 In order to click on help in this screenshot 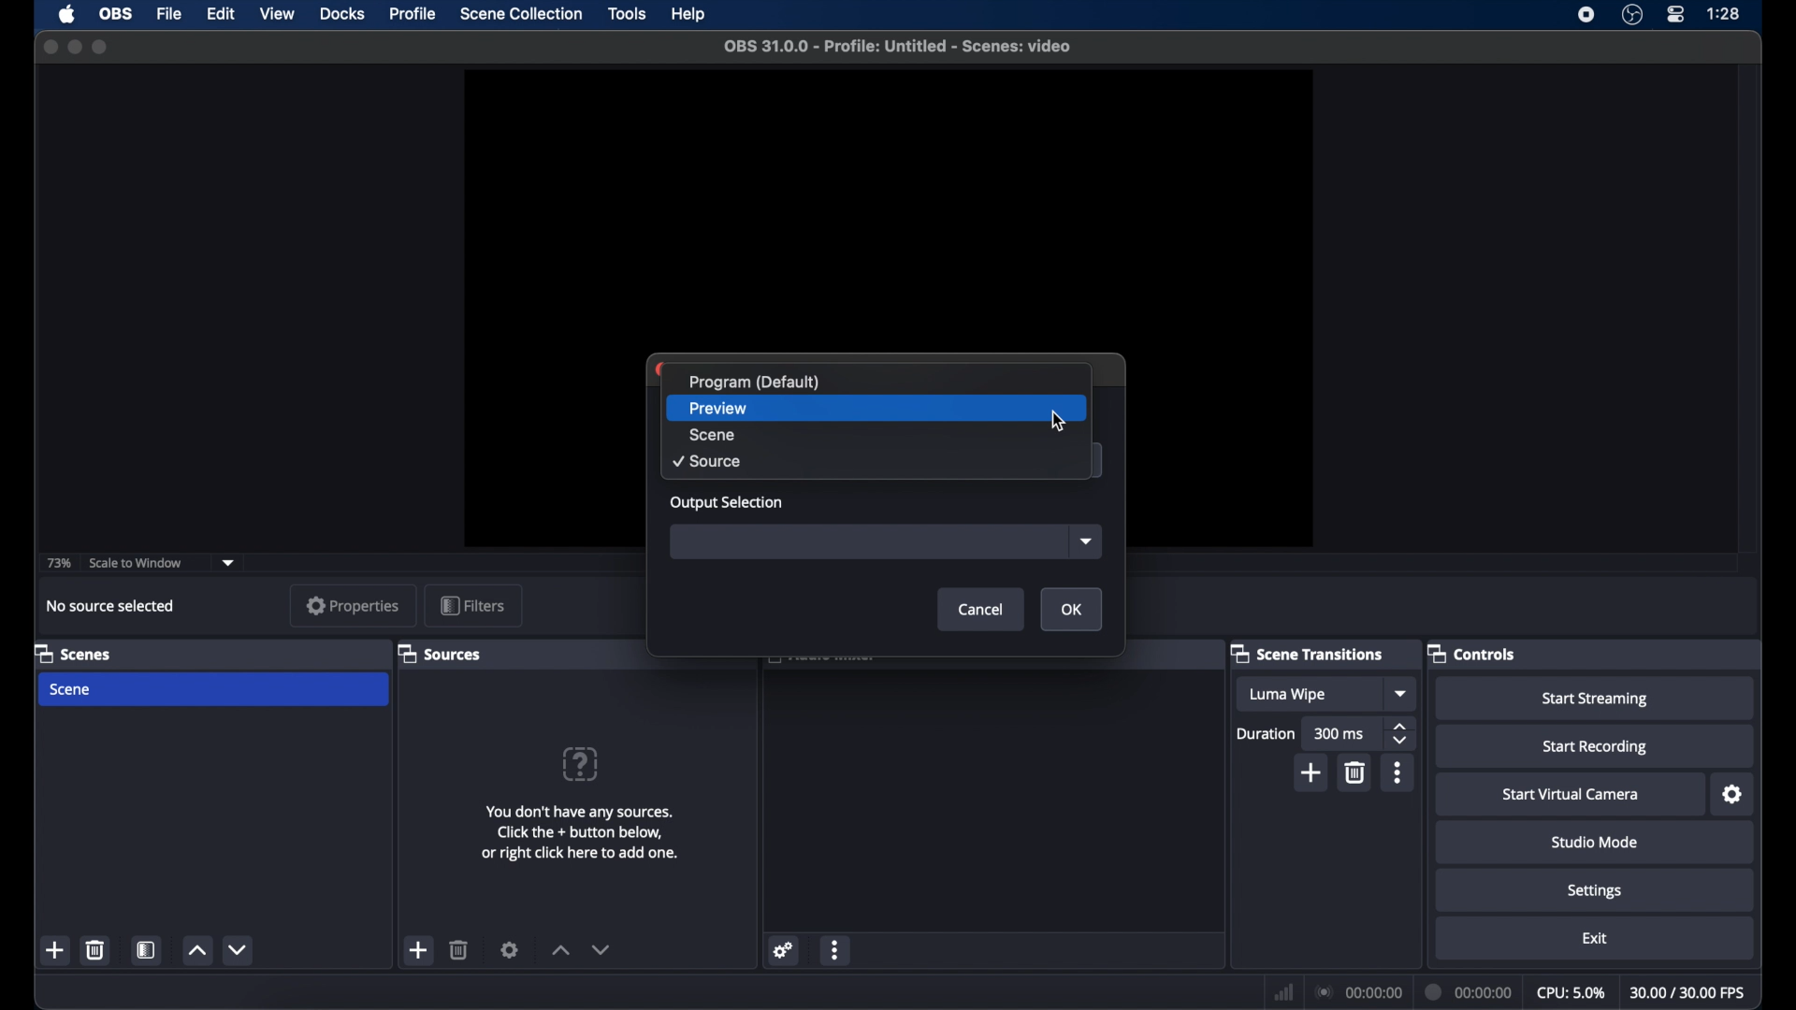, I will do `click(690, 15)`.